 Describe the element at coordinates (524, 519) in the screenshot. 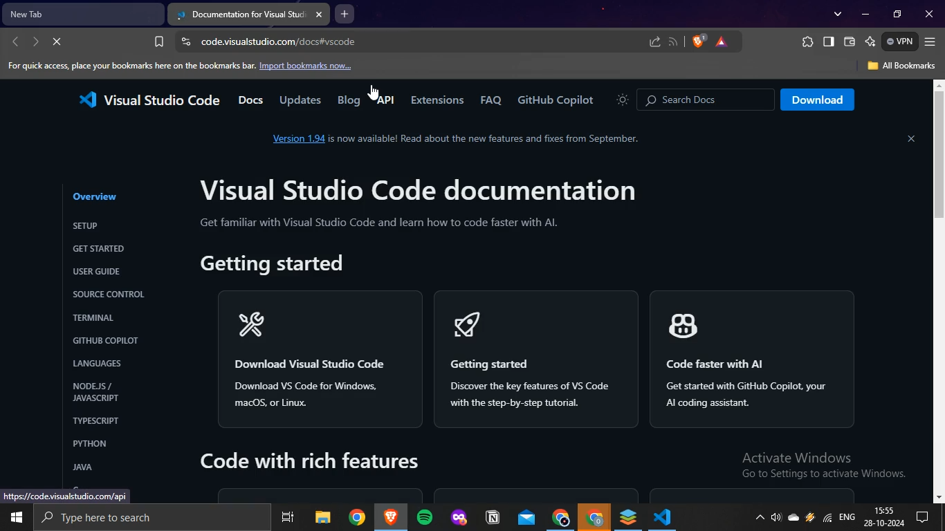

I see `outlook` at that location.